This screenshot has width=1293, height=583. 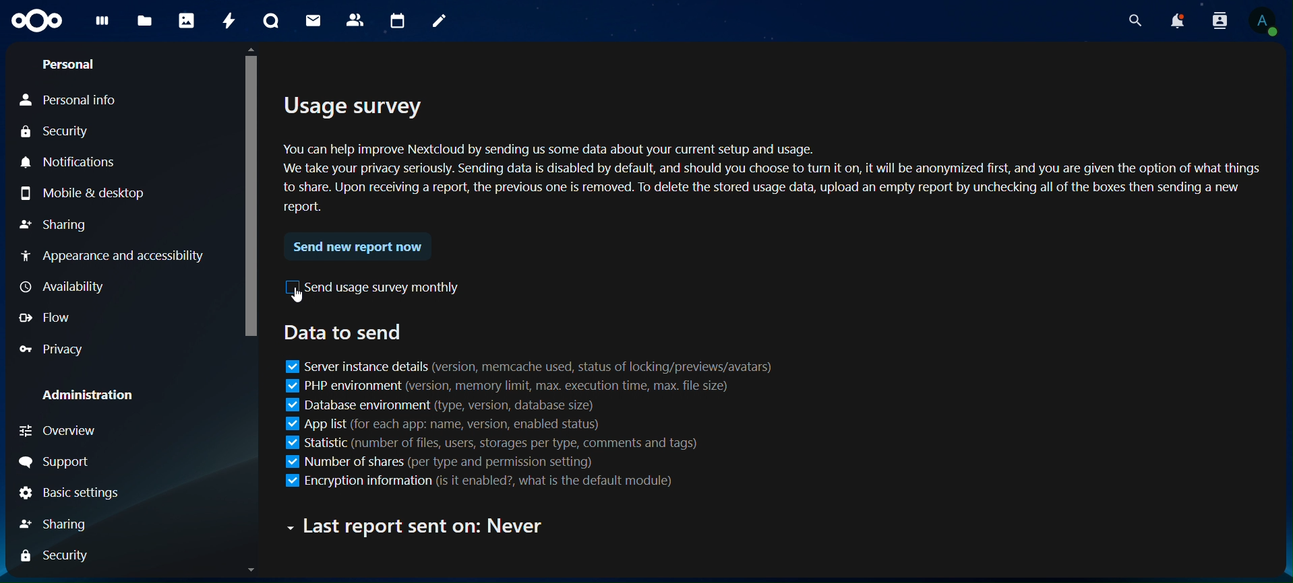 I want to click on app list, so click(x=446, y=424).